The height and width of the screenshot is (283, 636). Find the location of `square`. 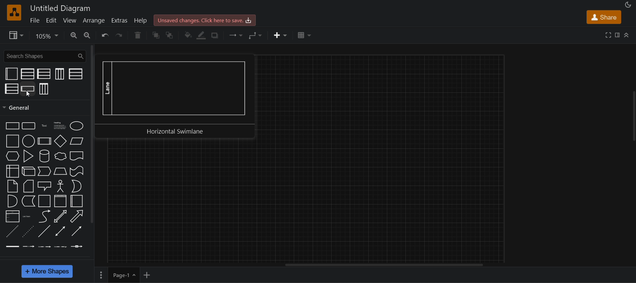

square is located at coordinates (12, 141).